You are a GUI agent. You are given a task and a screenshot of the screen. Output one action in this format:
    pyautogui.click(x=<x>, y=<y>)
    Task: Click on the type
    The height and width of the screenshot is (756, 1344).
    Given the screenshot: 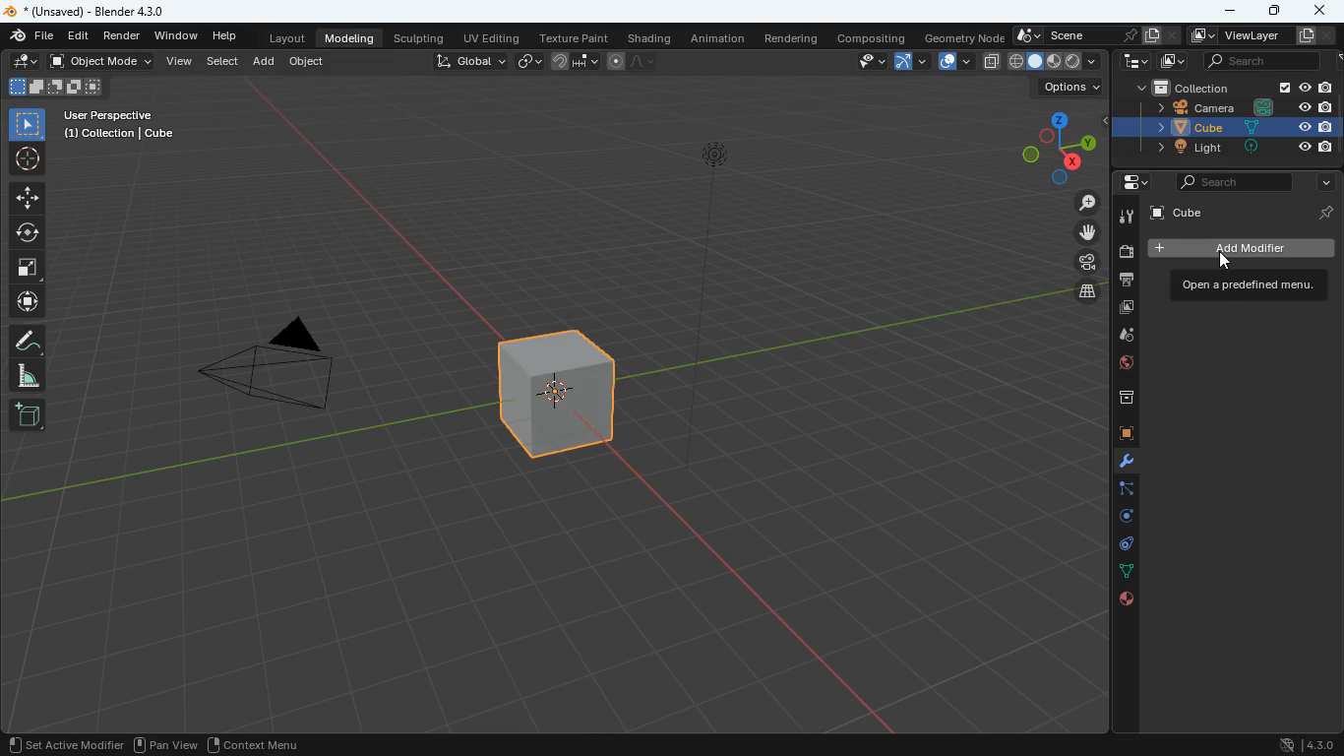 What is the action you would take?
    pyautogui.click(x=1054, y=61)
    